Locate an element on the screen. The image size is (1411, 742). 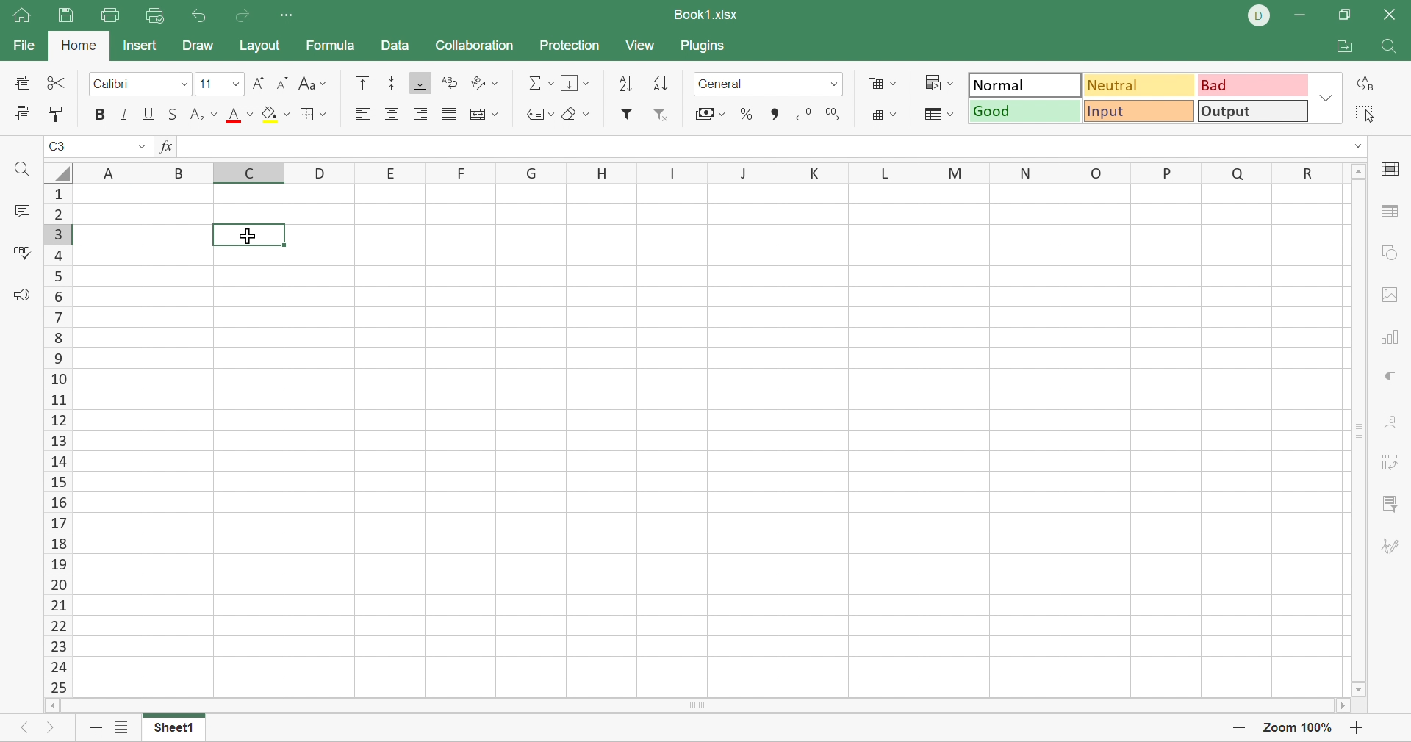
Bad is located at coordinates (1252, 85).